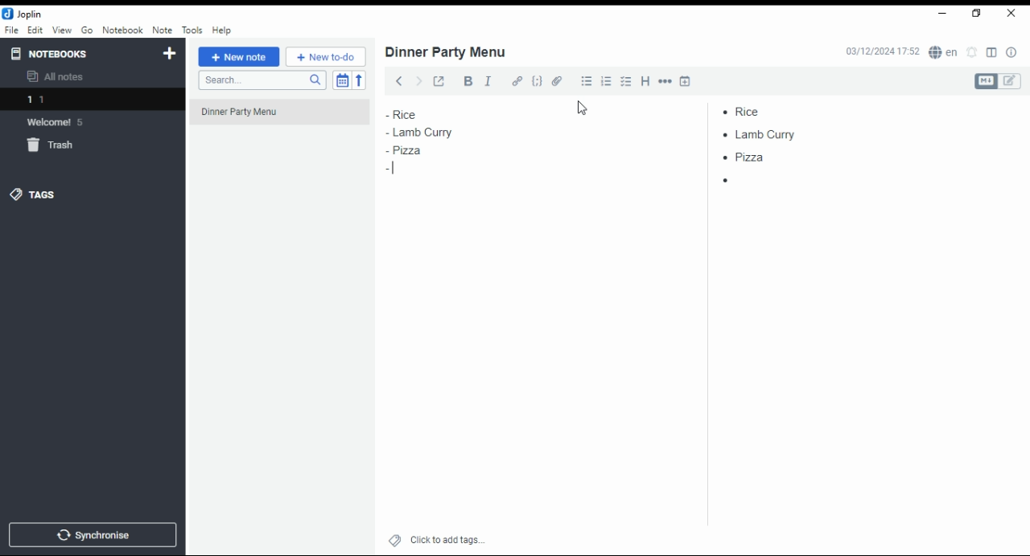 This screenshot has width=1030, height=556. What do you see at coordinates (1012, 52) in the screenshot?
I see `notes properties` at bounding box center [1012, 52].